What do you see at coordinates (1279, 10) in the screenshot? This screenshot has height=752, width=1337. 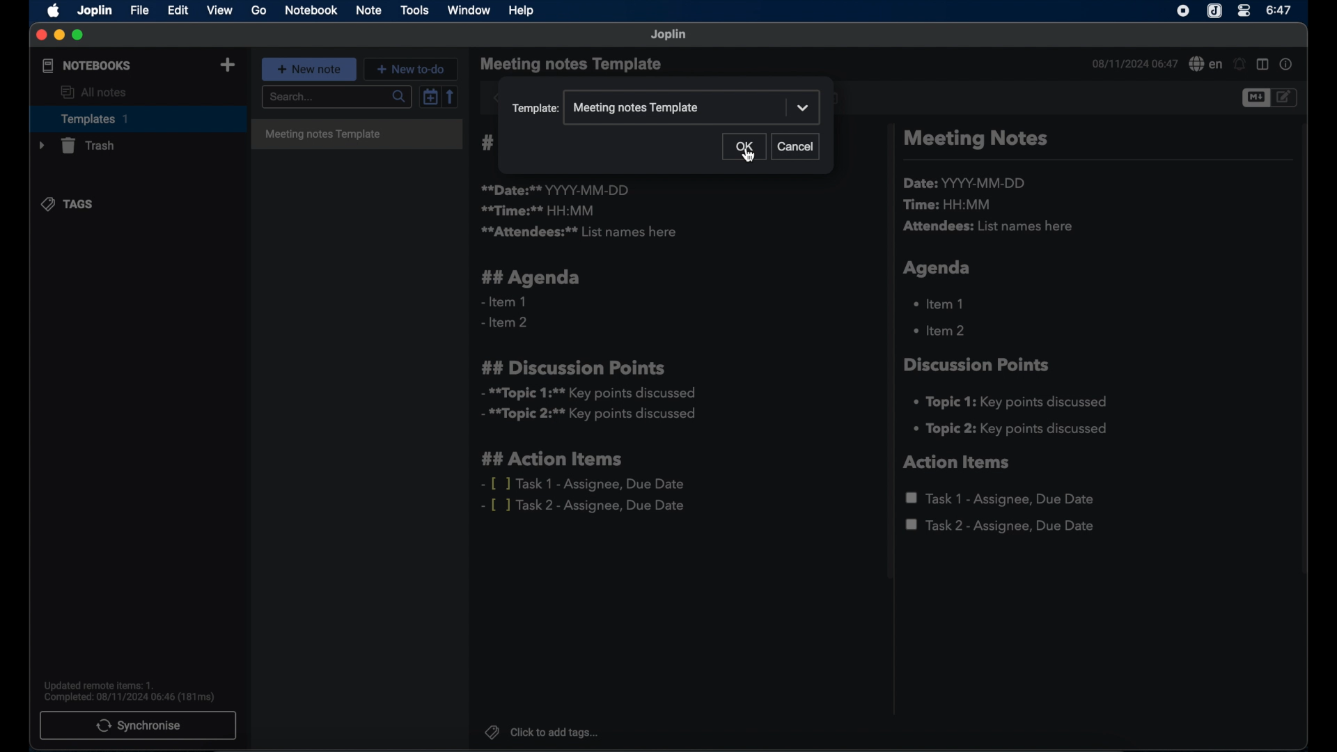 I see `6:47` at bounding box center [1279, 10].